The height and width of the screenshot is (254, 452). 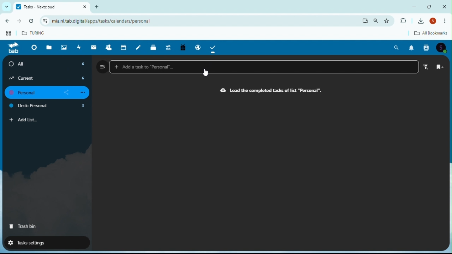 I want to click on deck, so click(x=154, y=47).